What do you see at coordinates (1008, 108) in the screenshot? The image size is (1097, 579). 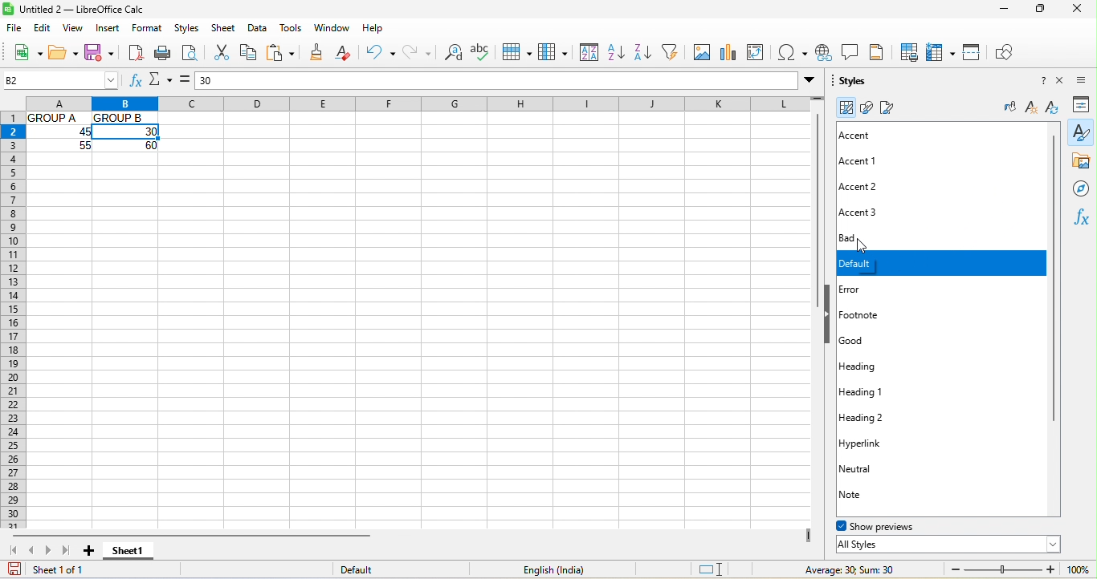 I see `fill format` at bounding box center [1008, 108].